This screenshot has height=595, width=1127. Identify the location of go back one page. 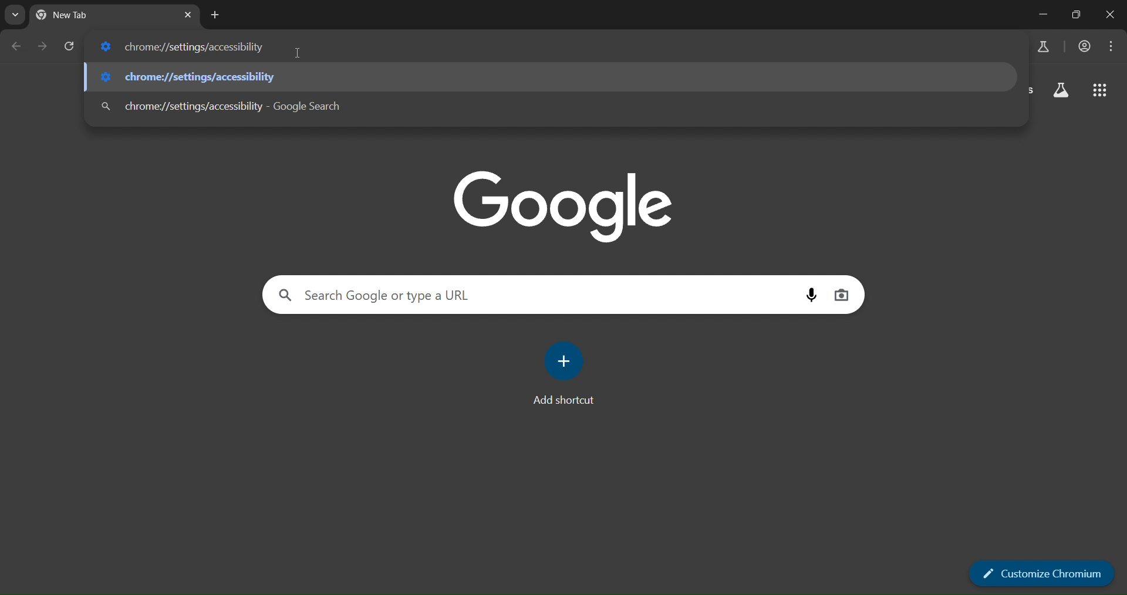
(17, 47).